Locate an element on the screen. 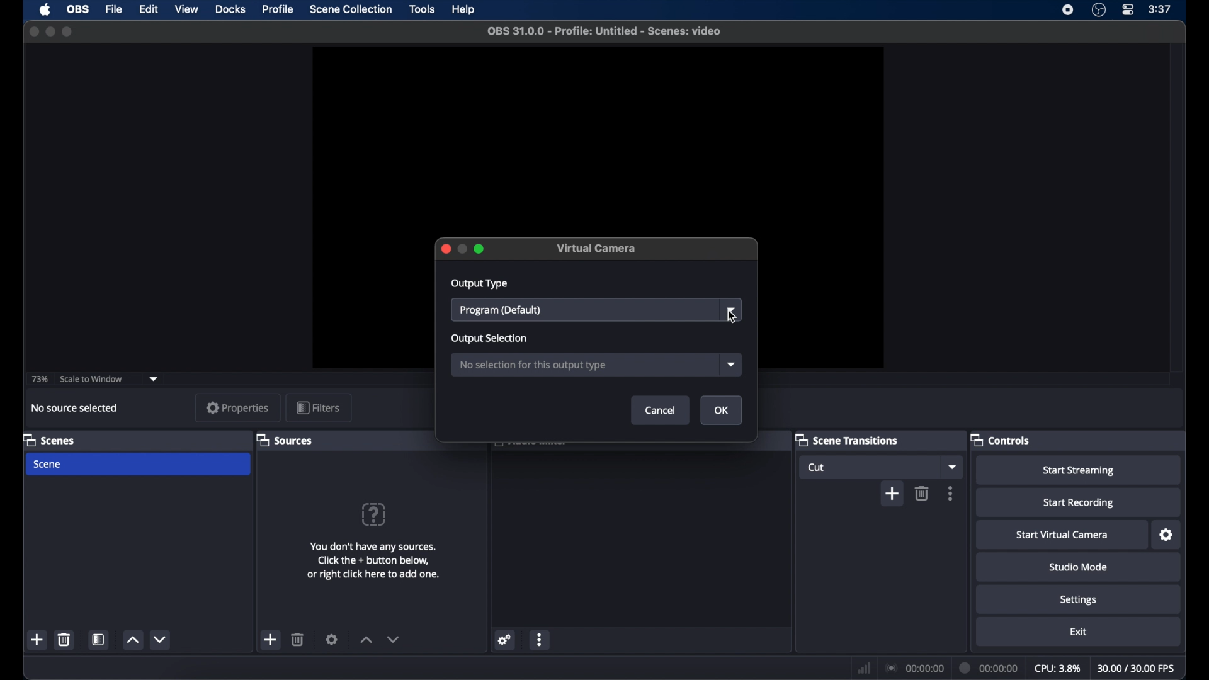 The image size is (1209, 680). program (default) is located at coordinates (500, 310).